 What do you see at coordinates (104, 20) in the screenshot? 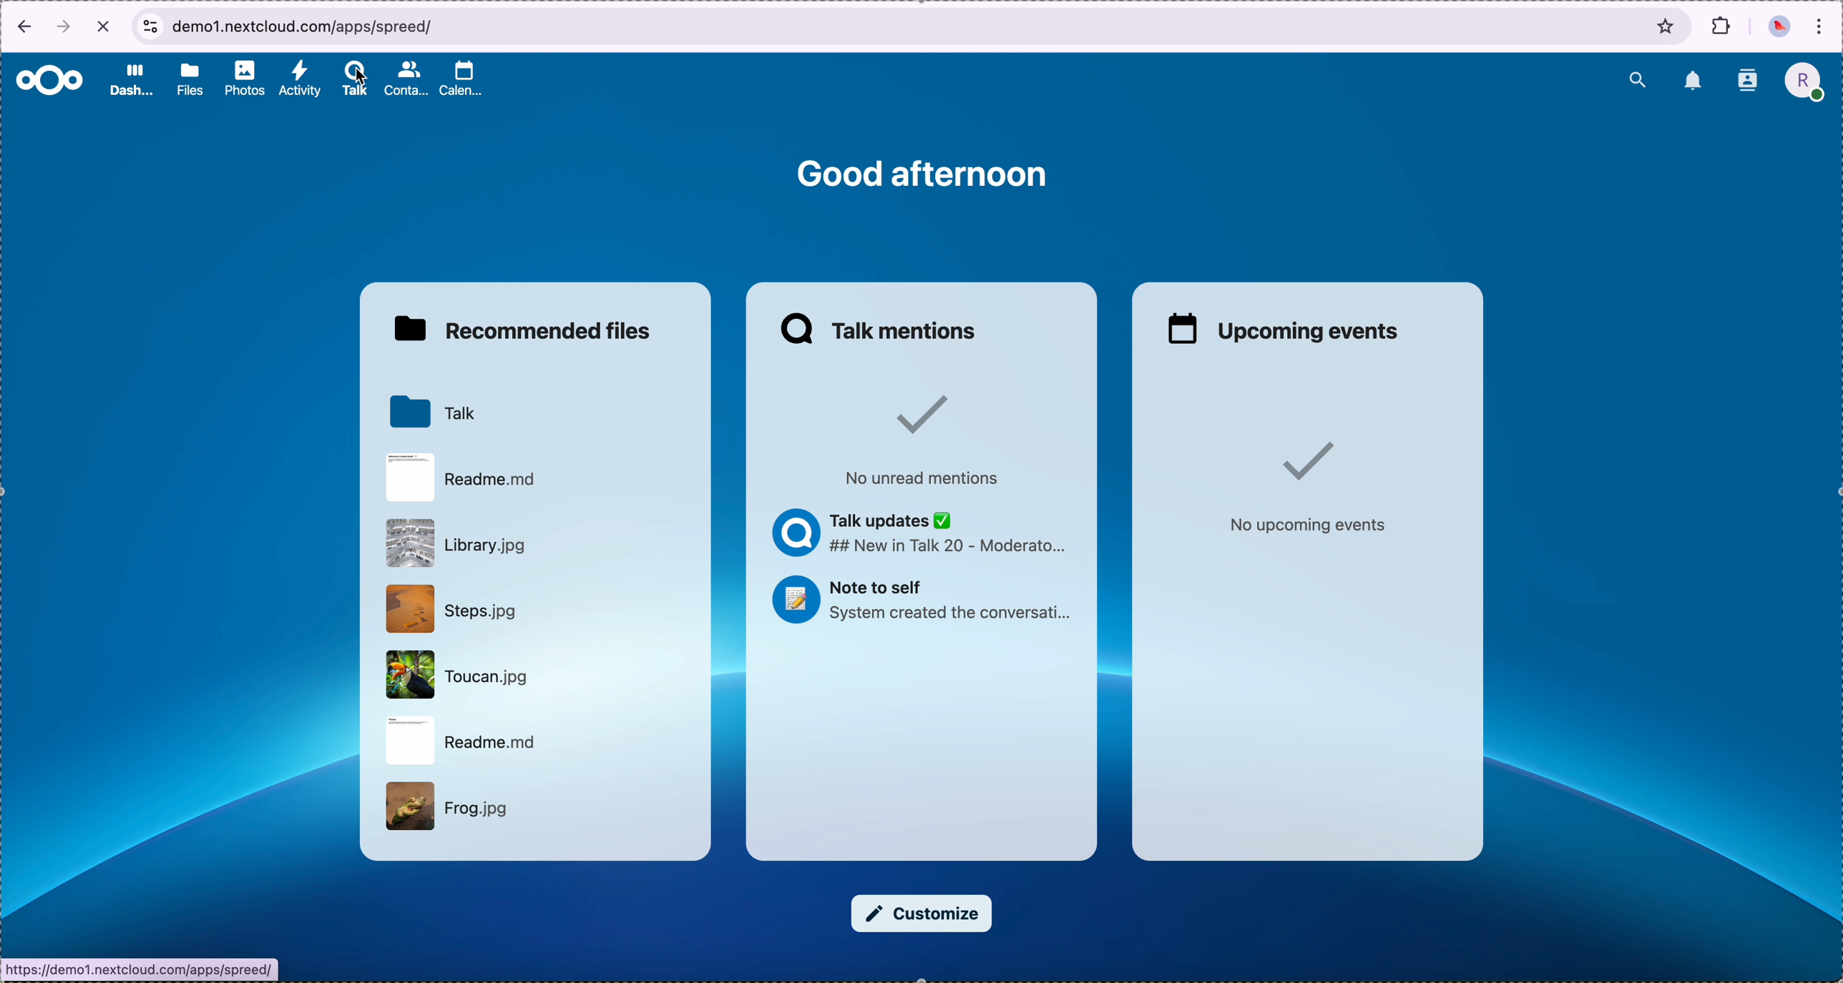
I see `cancel` at bounding box center [104, 20].